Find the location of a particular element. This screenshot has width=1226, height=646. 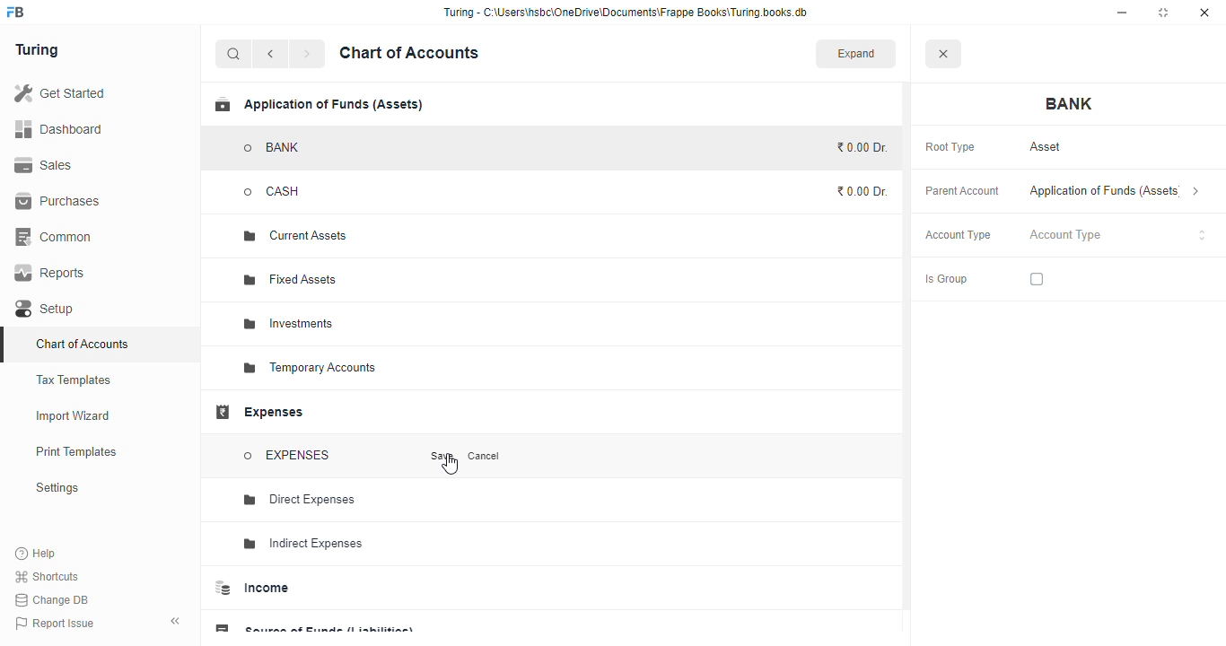

search is located at coordinates (234, 54).